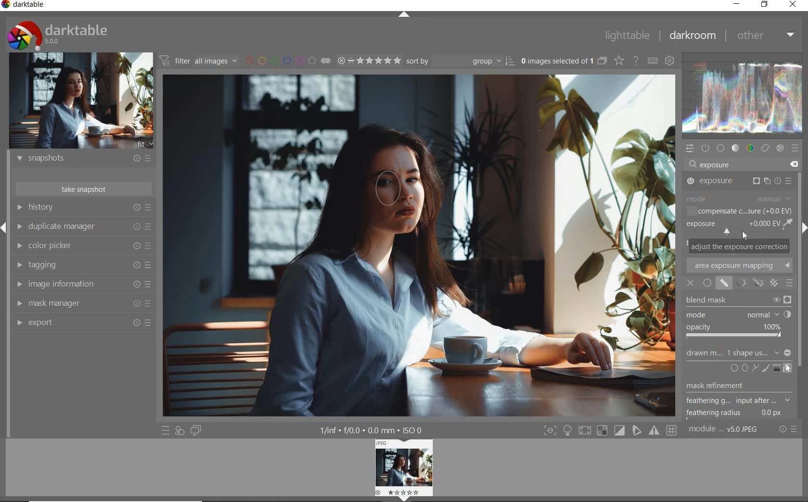 The width and height of the screenshot is (808, 502). I want to click on feathering radius, so click(734, 414).